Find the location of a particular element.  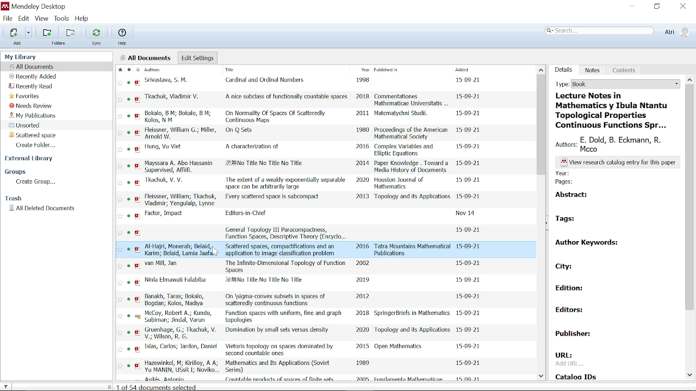

Mendeley desktop is located at coordinates (33, 7).